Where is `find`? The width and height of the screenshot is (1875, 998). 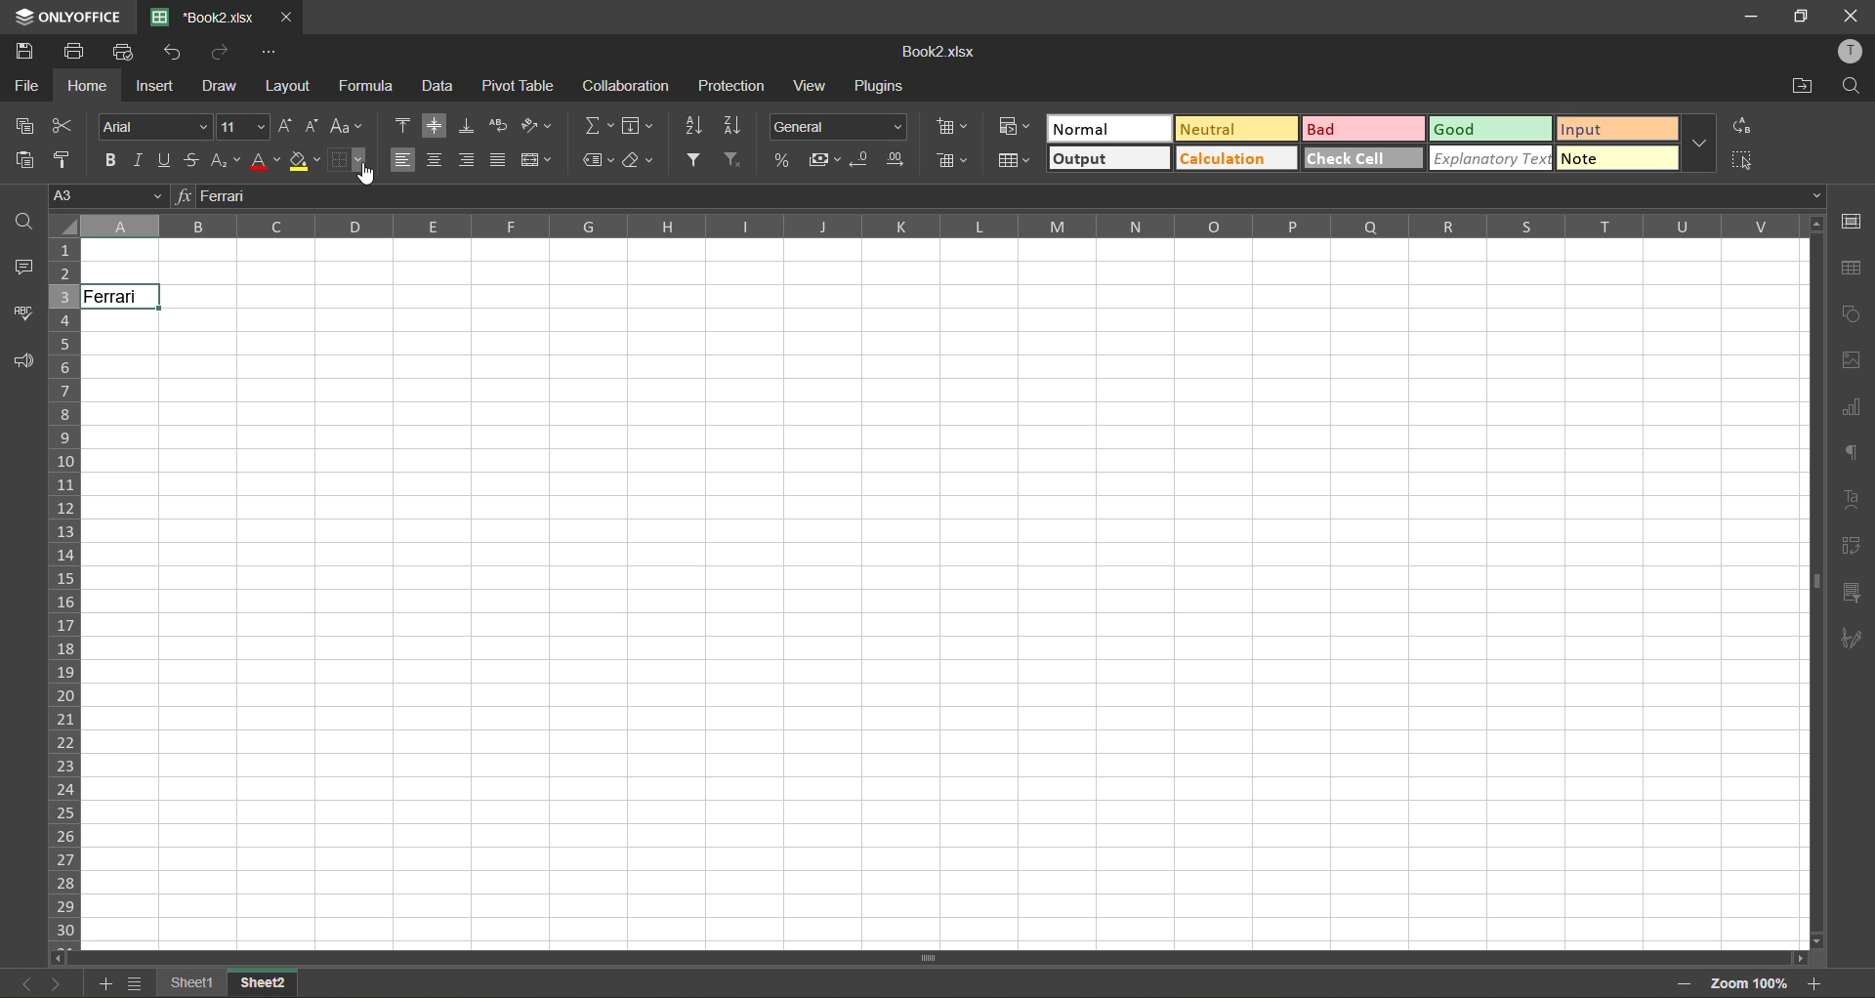 find is located at coordinates (1854, 88).